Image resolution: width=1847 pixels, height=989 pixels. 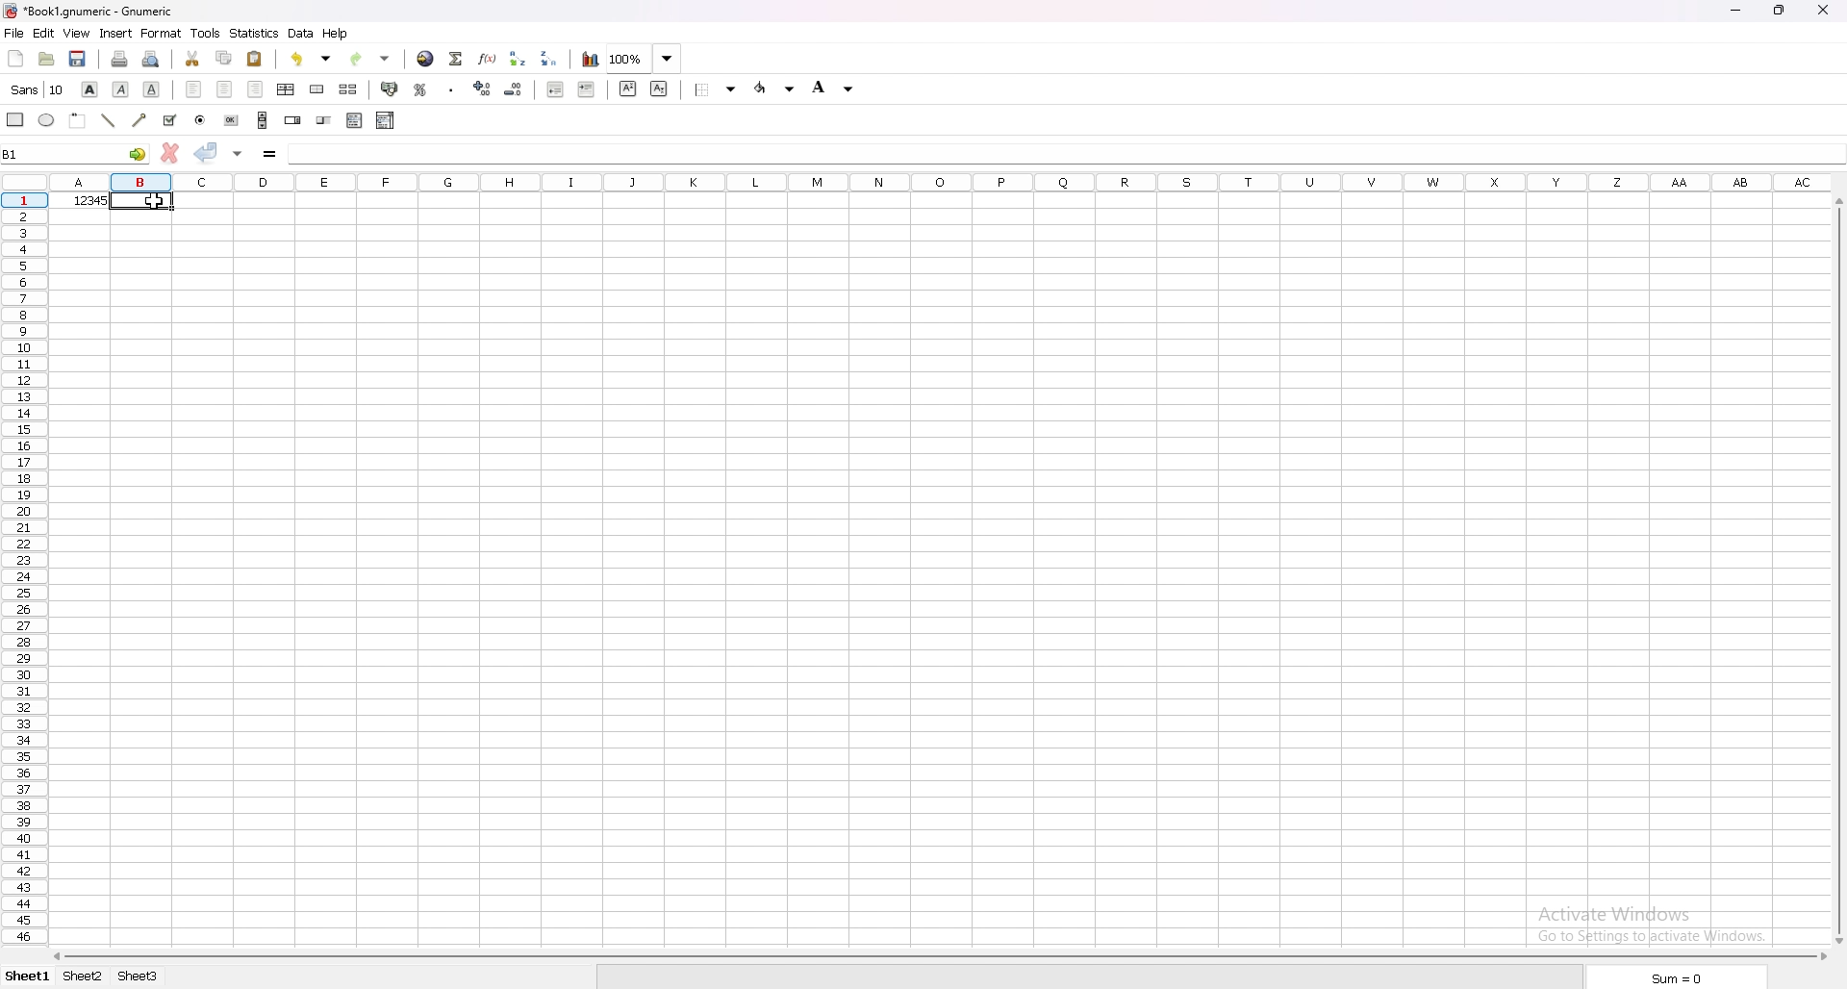 I want to click on centre, so click(x=227, y=89).